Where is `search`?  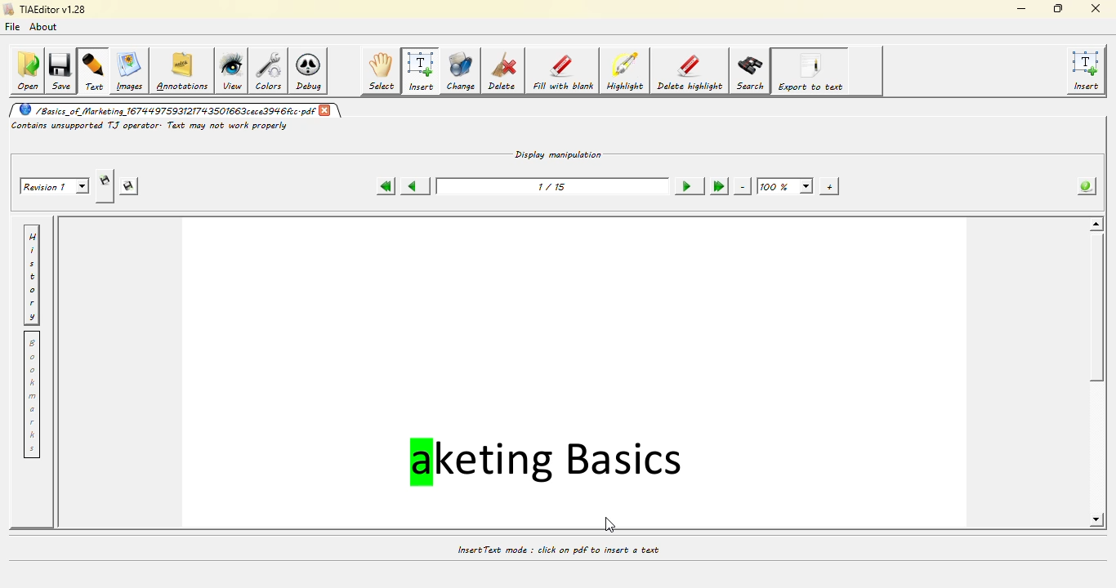 search is located at coordinates (751, 71).